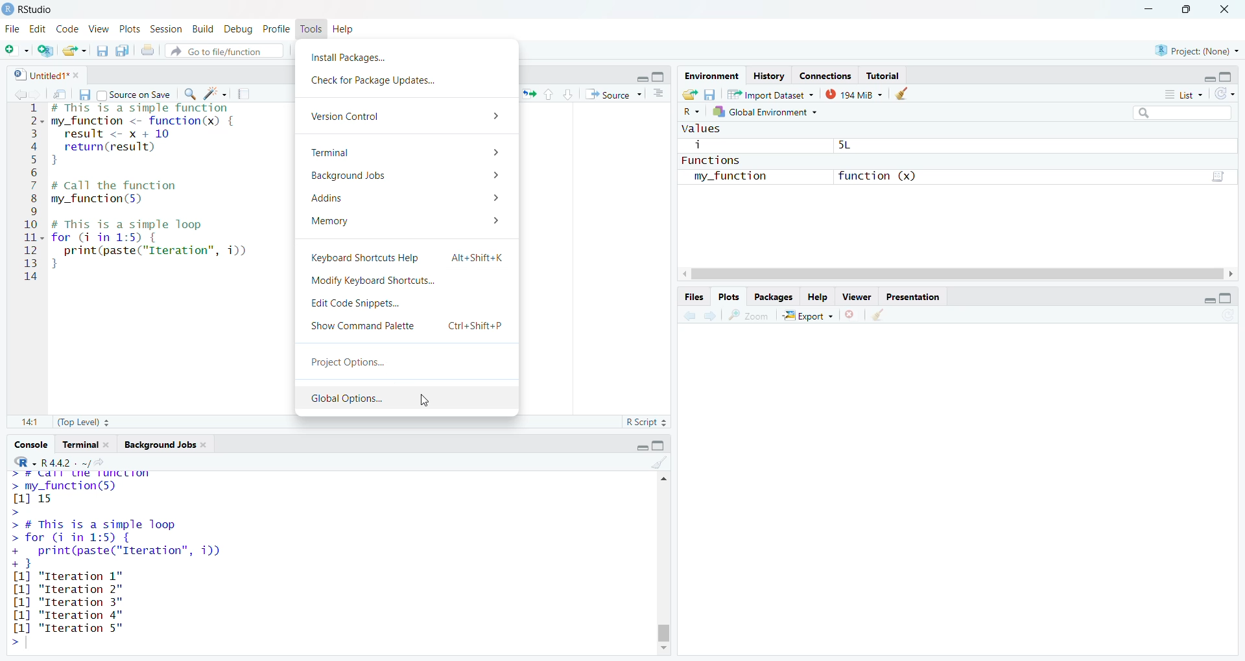 The width and height of the screenshot is (1245, 661). I want to click on viewer, so click(857, 295).